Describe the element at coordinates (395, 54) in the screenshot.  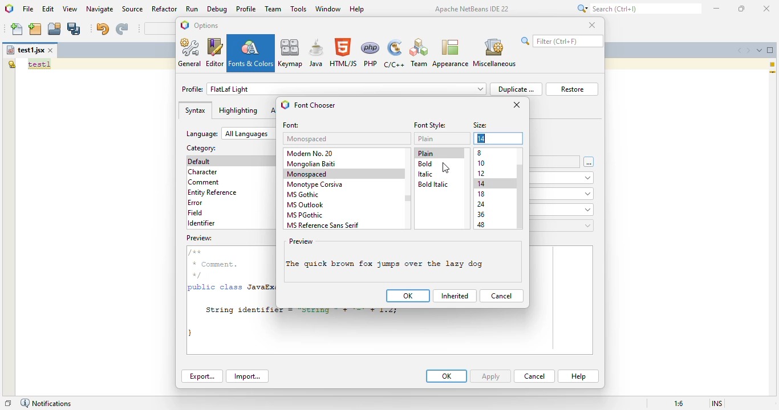
I see `C/C++` at that location.